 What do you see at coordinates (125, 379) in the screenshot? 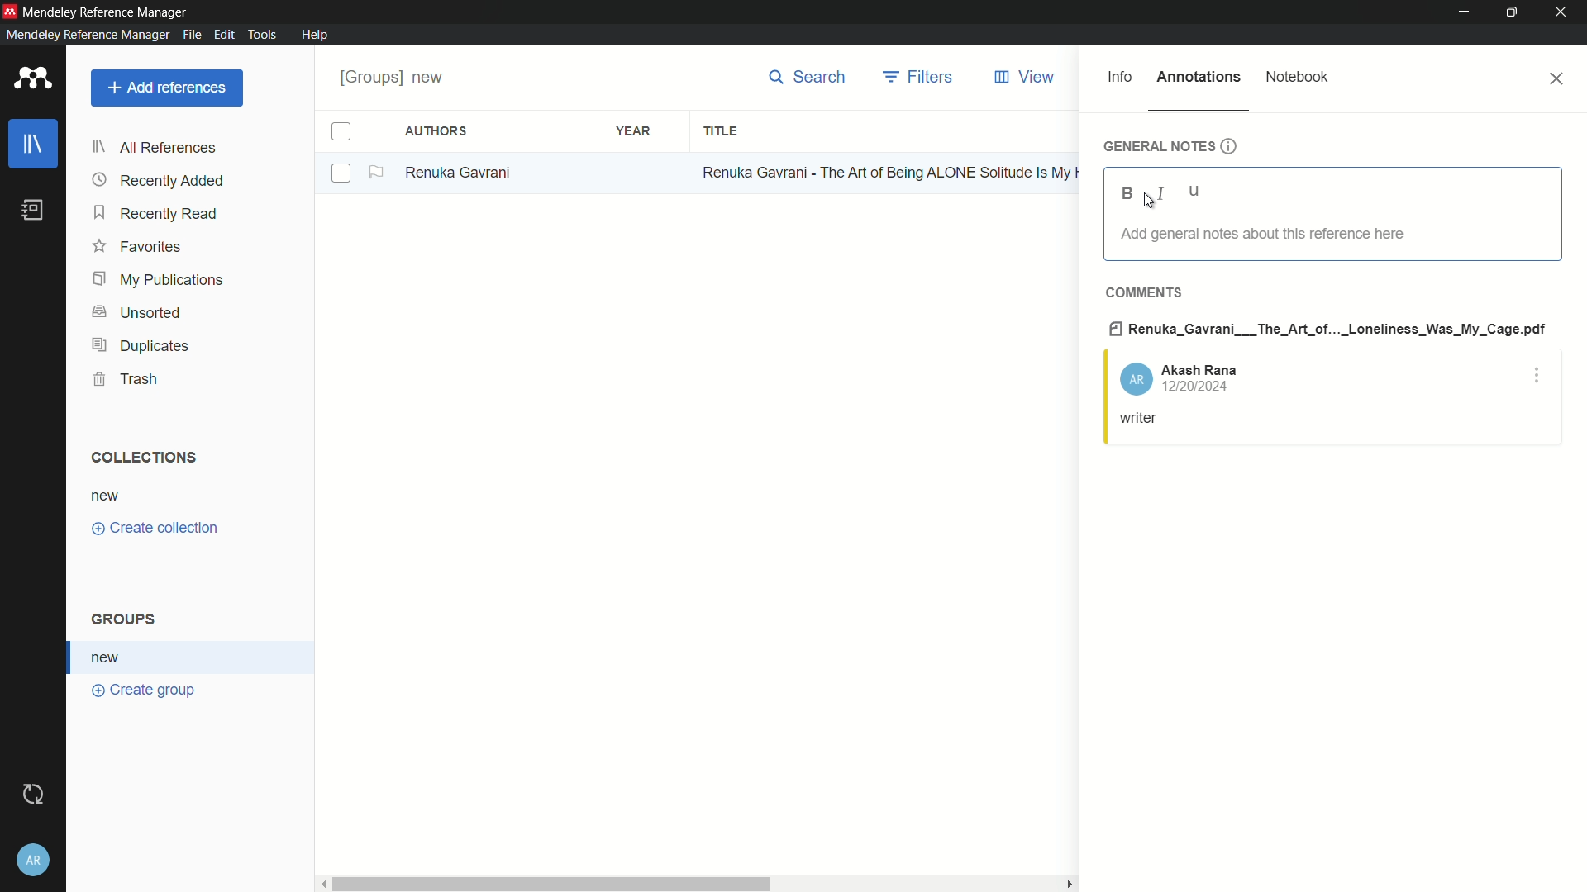
I see `trash` at bounding box center [125, 379].